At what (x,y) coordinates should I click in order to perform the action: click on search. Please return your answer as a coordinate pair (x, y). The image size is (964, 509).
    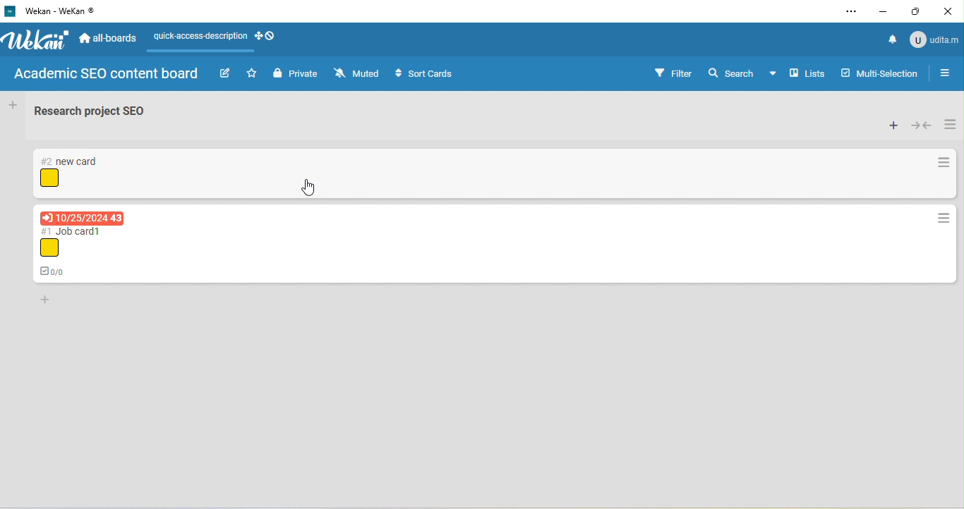
    Looking at the image, I should click on (731, 72).